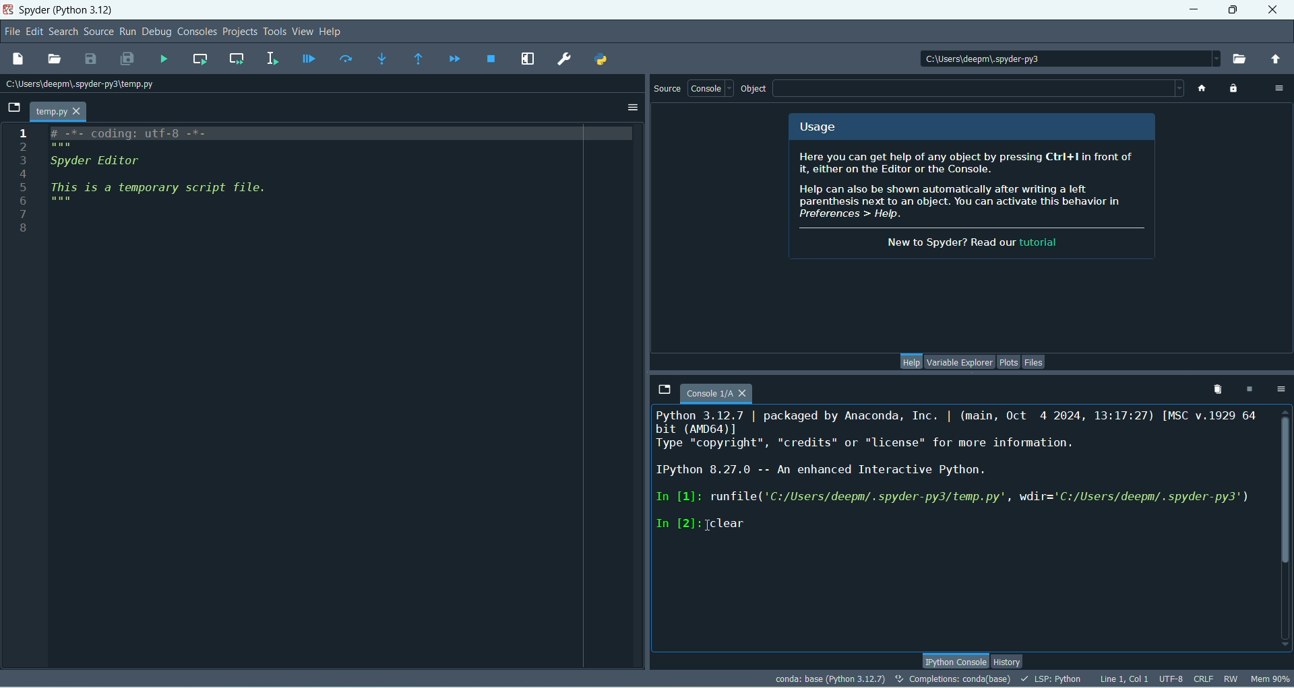 The height and width of the screenshot is (688, 1294). I want to click on maximize current pane, so click(528, 59).